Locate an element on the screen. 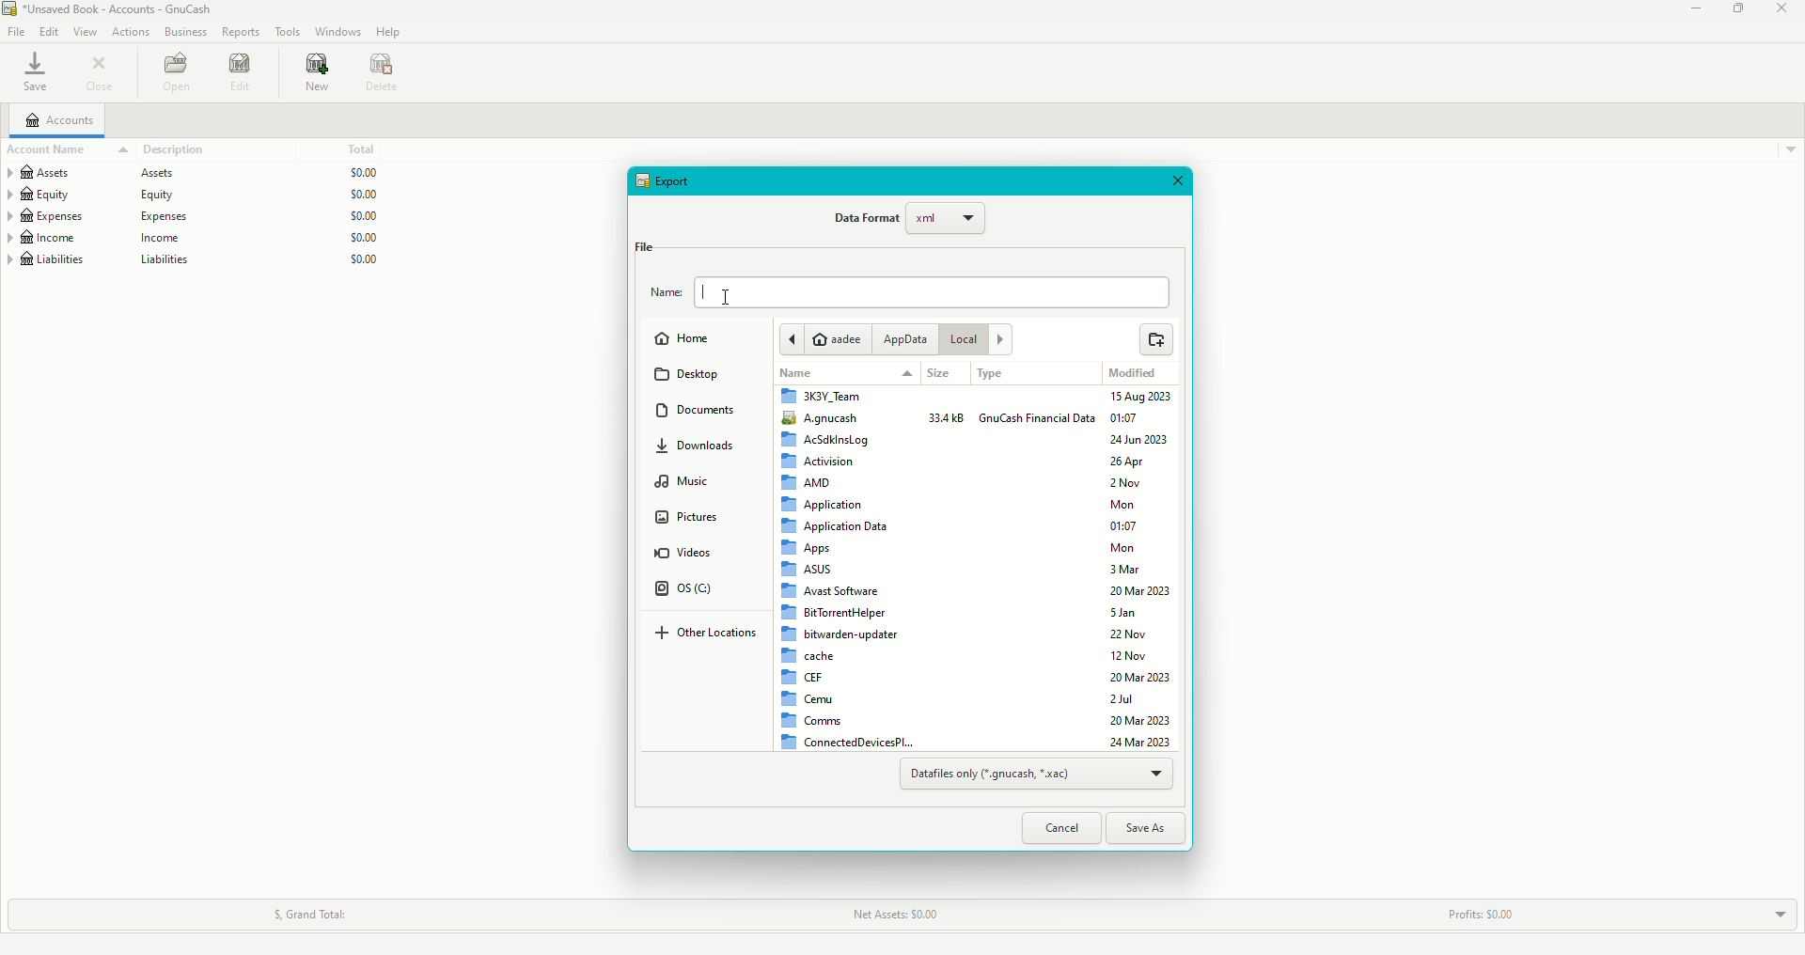 The height and width of the screenshot is (955, 1805). Datafiles only is located at coordinates (1035, 775).